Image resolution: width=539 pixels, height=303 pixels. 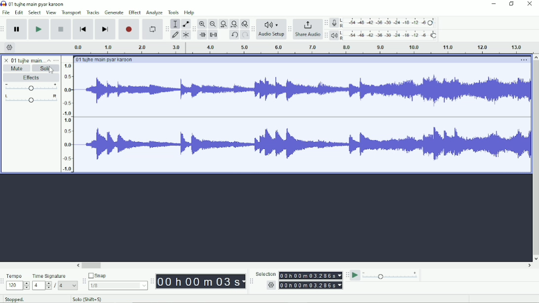 What do you see at coordinates (175, 34) in the screenshot?
I see `Draw tool` at bounding box center [175, 34].